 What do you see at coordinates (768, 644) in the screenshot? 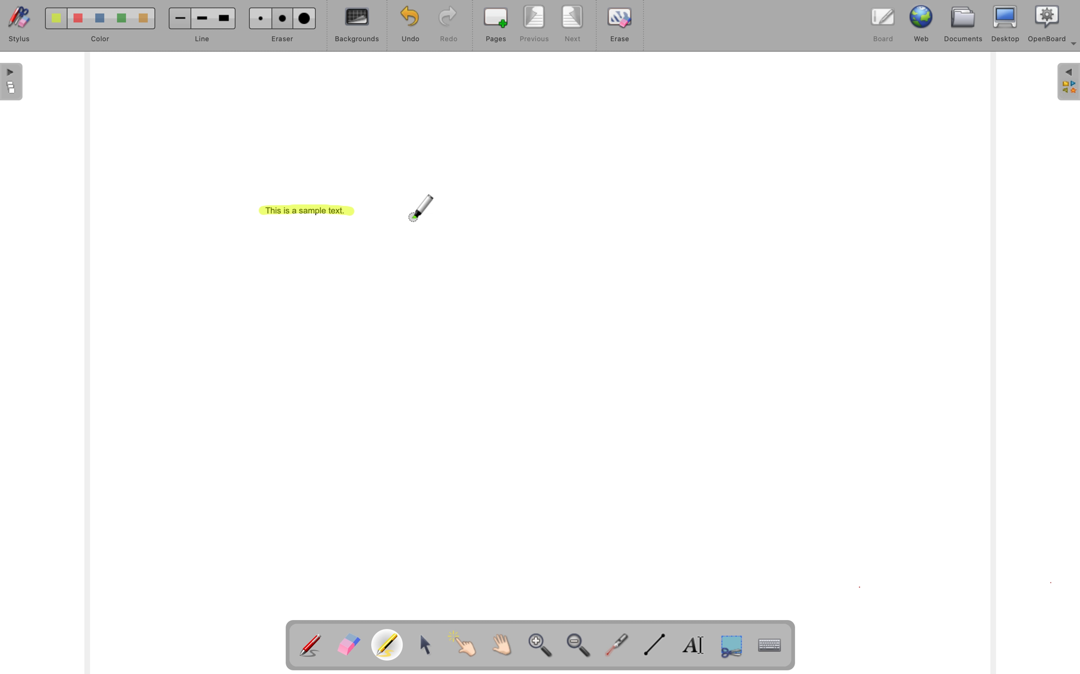
I see `display virtual keyboard` at bounding box center [768, 644].